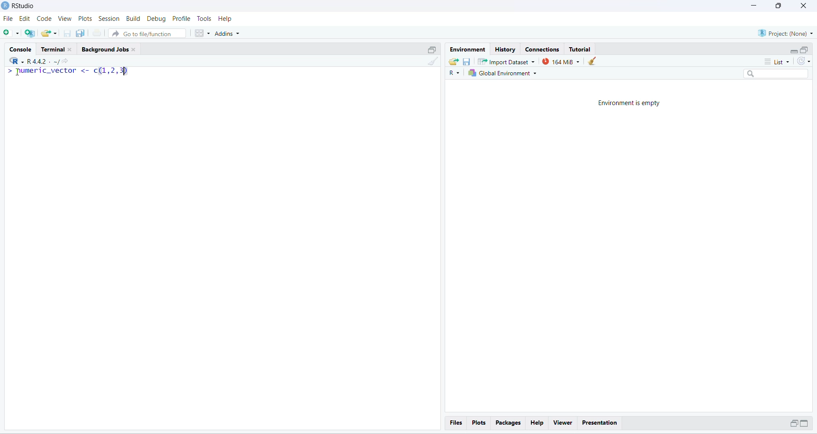 This screenshot has width=817, height=434. Describe the element at coordinates (537, 423) in the screenshot. I see `Help` at that location.